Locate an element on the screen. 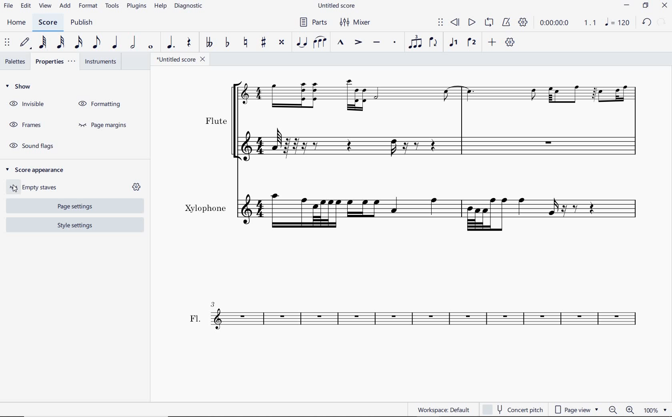 The image size is (672, 417). METRONOME is located at coordinates (507, 23).